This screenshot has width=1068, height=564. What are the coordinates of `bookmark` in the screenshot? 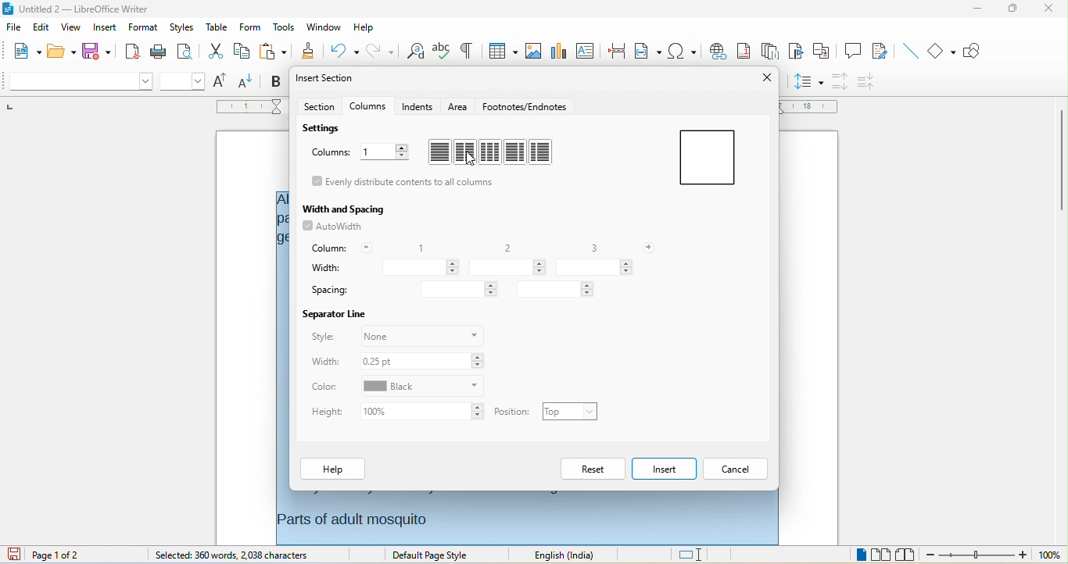 It's located at (795, 53).